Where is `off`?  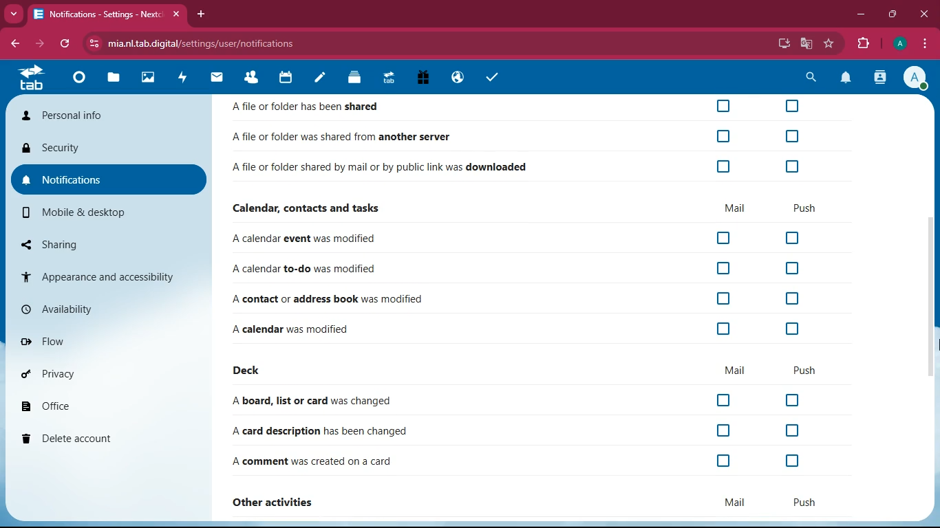 off is located at coordinates (792, 106).